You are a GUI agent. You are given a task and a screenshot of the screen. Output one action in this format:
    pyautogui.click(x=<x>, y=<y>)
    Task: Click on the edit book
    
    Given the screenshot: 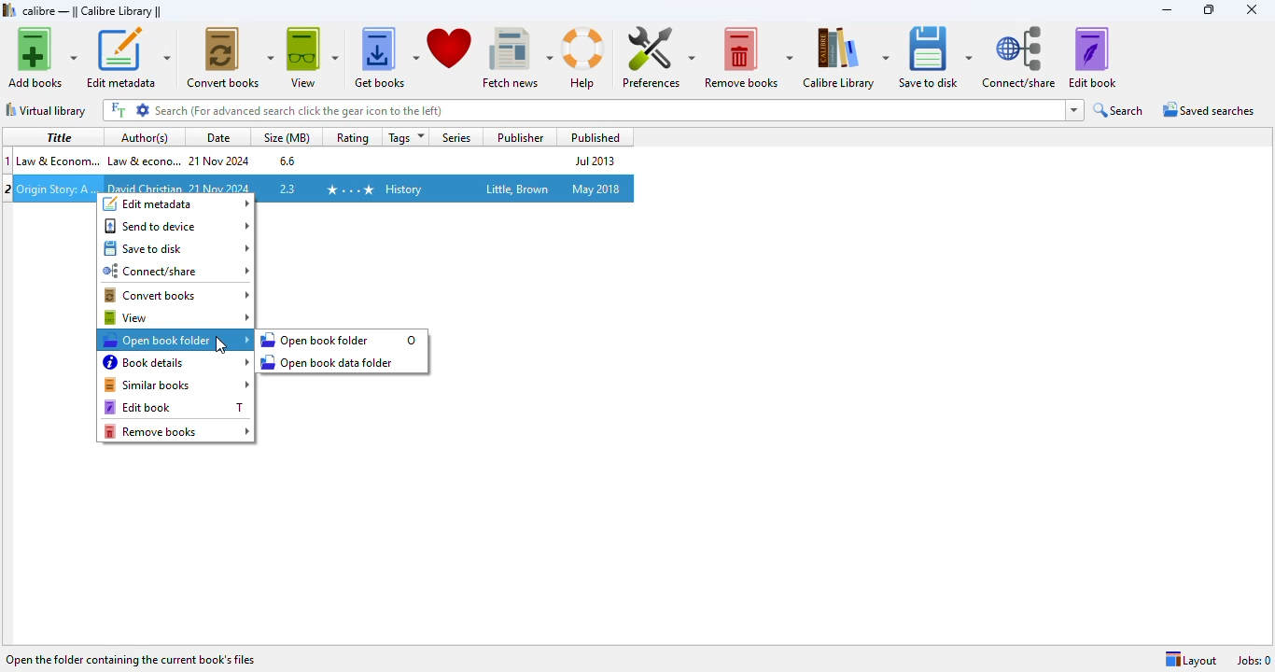 What is the action you would take?
    pyautogui.click(x=1092, y=58)
    